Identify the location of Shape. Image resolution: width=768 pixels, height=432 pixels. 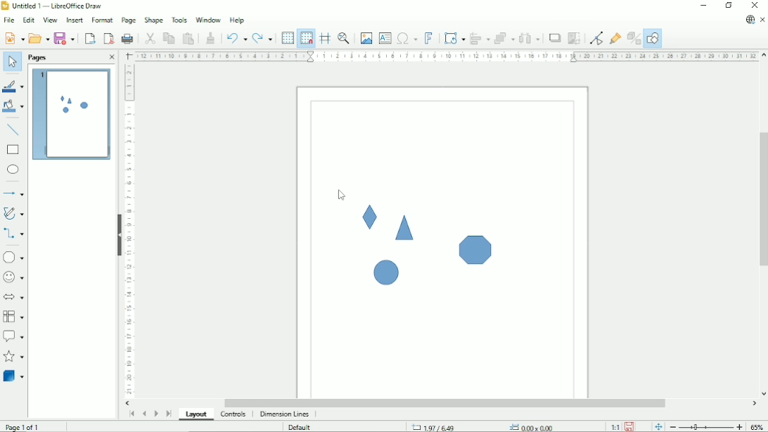
(404, 229).